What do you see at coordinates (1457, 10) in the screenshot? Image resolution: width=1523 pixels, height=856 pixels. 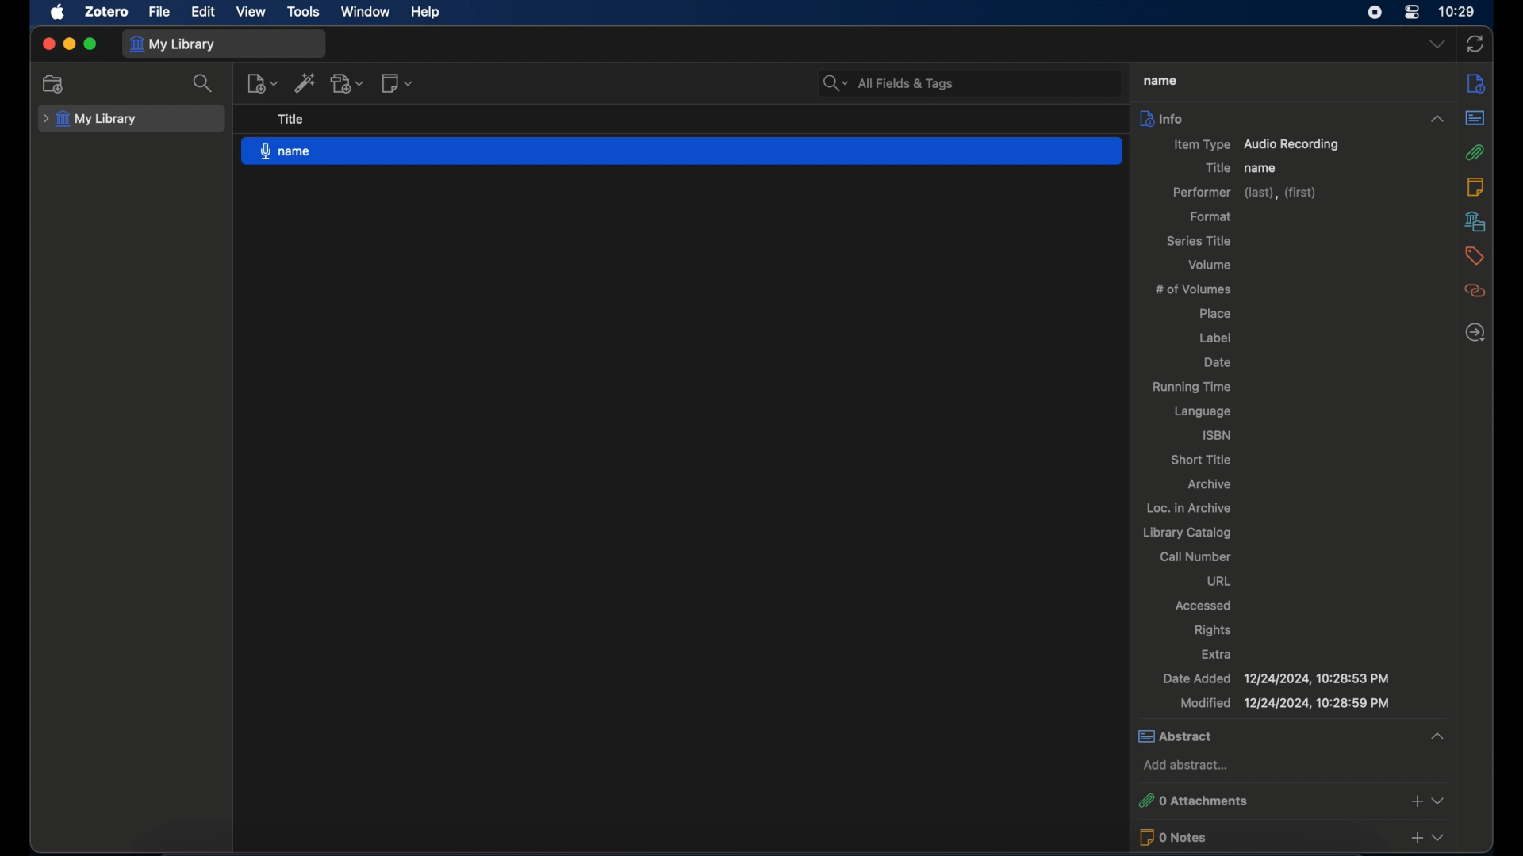 I see `time` at bounding box center [1457, 10].